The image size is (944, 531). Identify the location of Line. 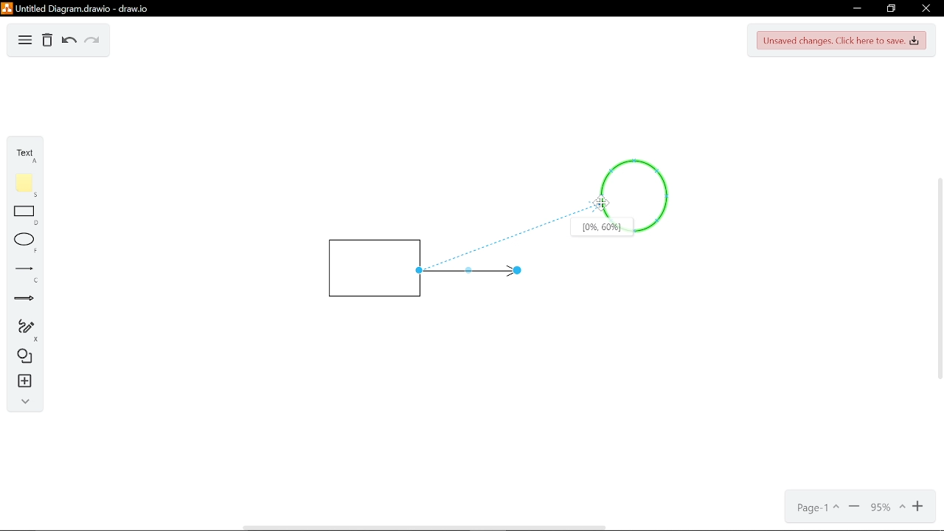
(508, 237).